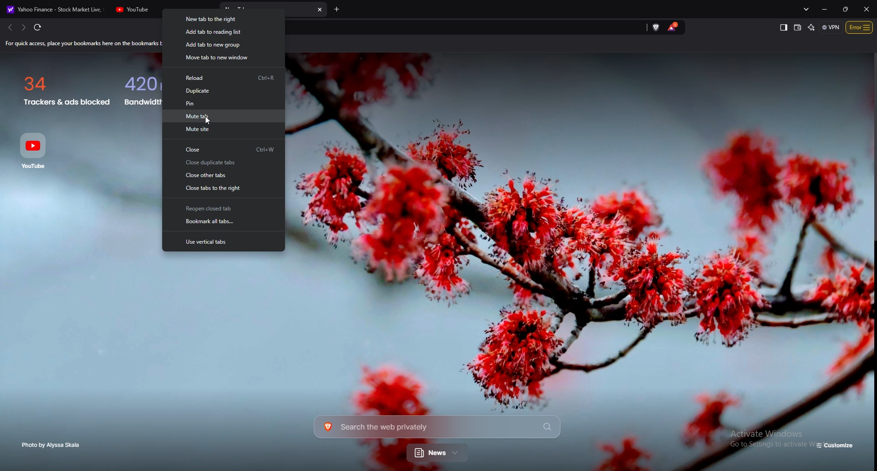 The width and height of the screenshot is (877, 471). I want to click on show sidebar, so click(783, 28).